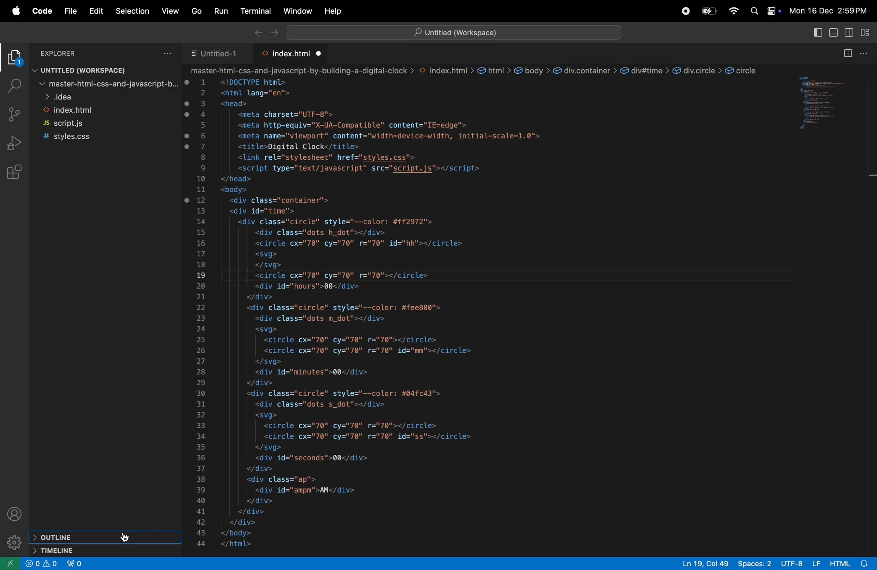 The image size is (877, 570). Describe the element at coordinates (13, 172) in the screenshot. I see `extensions` at that location.